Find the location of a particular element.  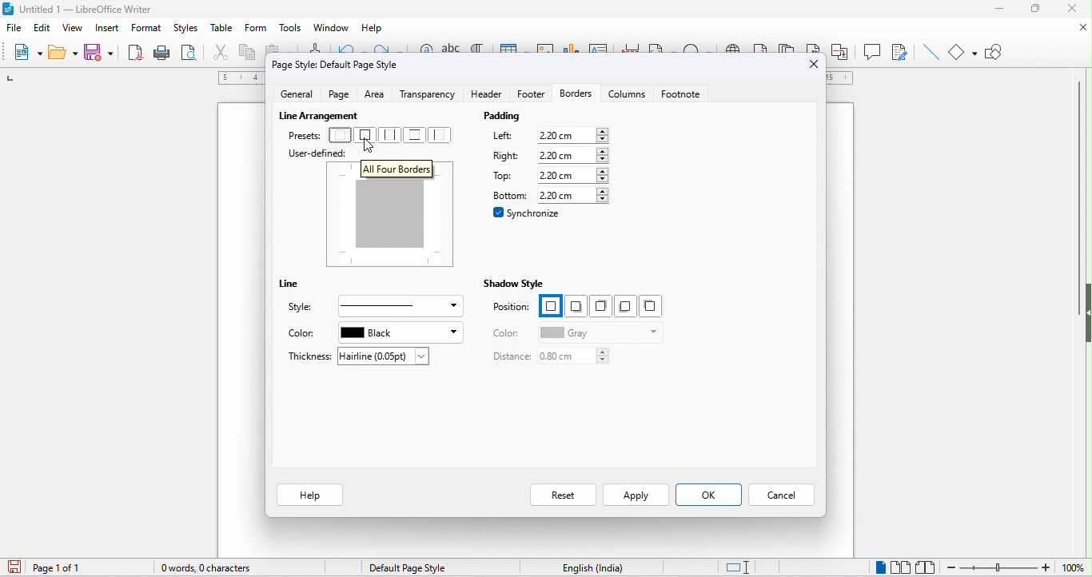

single page view is located at coordinates (878, 567).